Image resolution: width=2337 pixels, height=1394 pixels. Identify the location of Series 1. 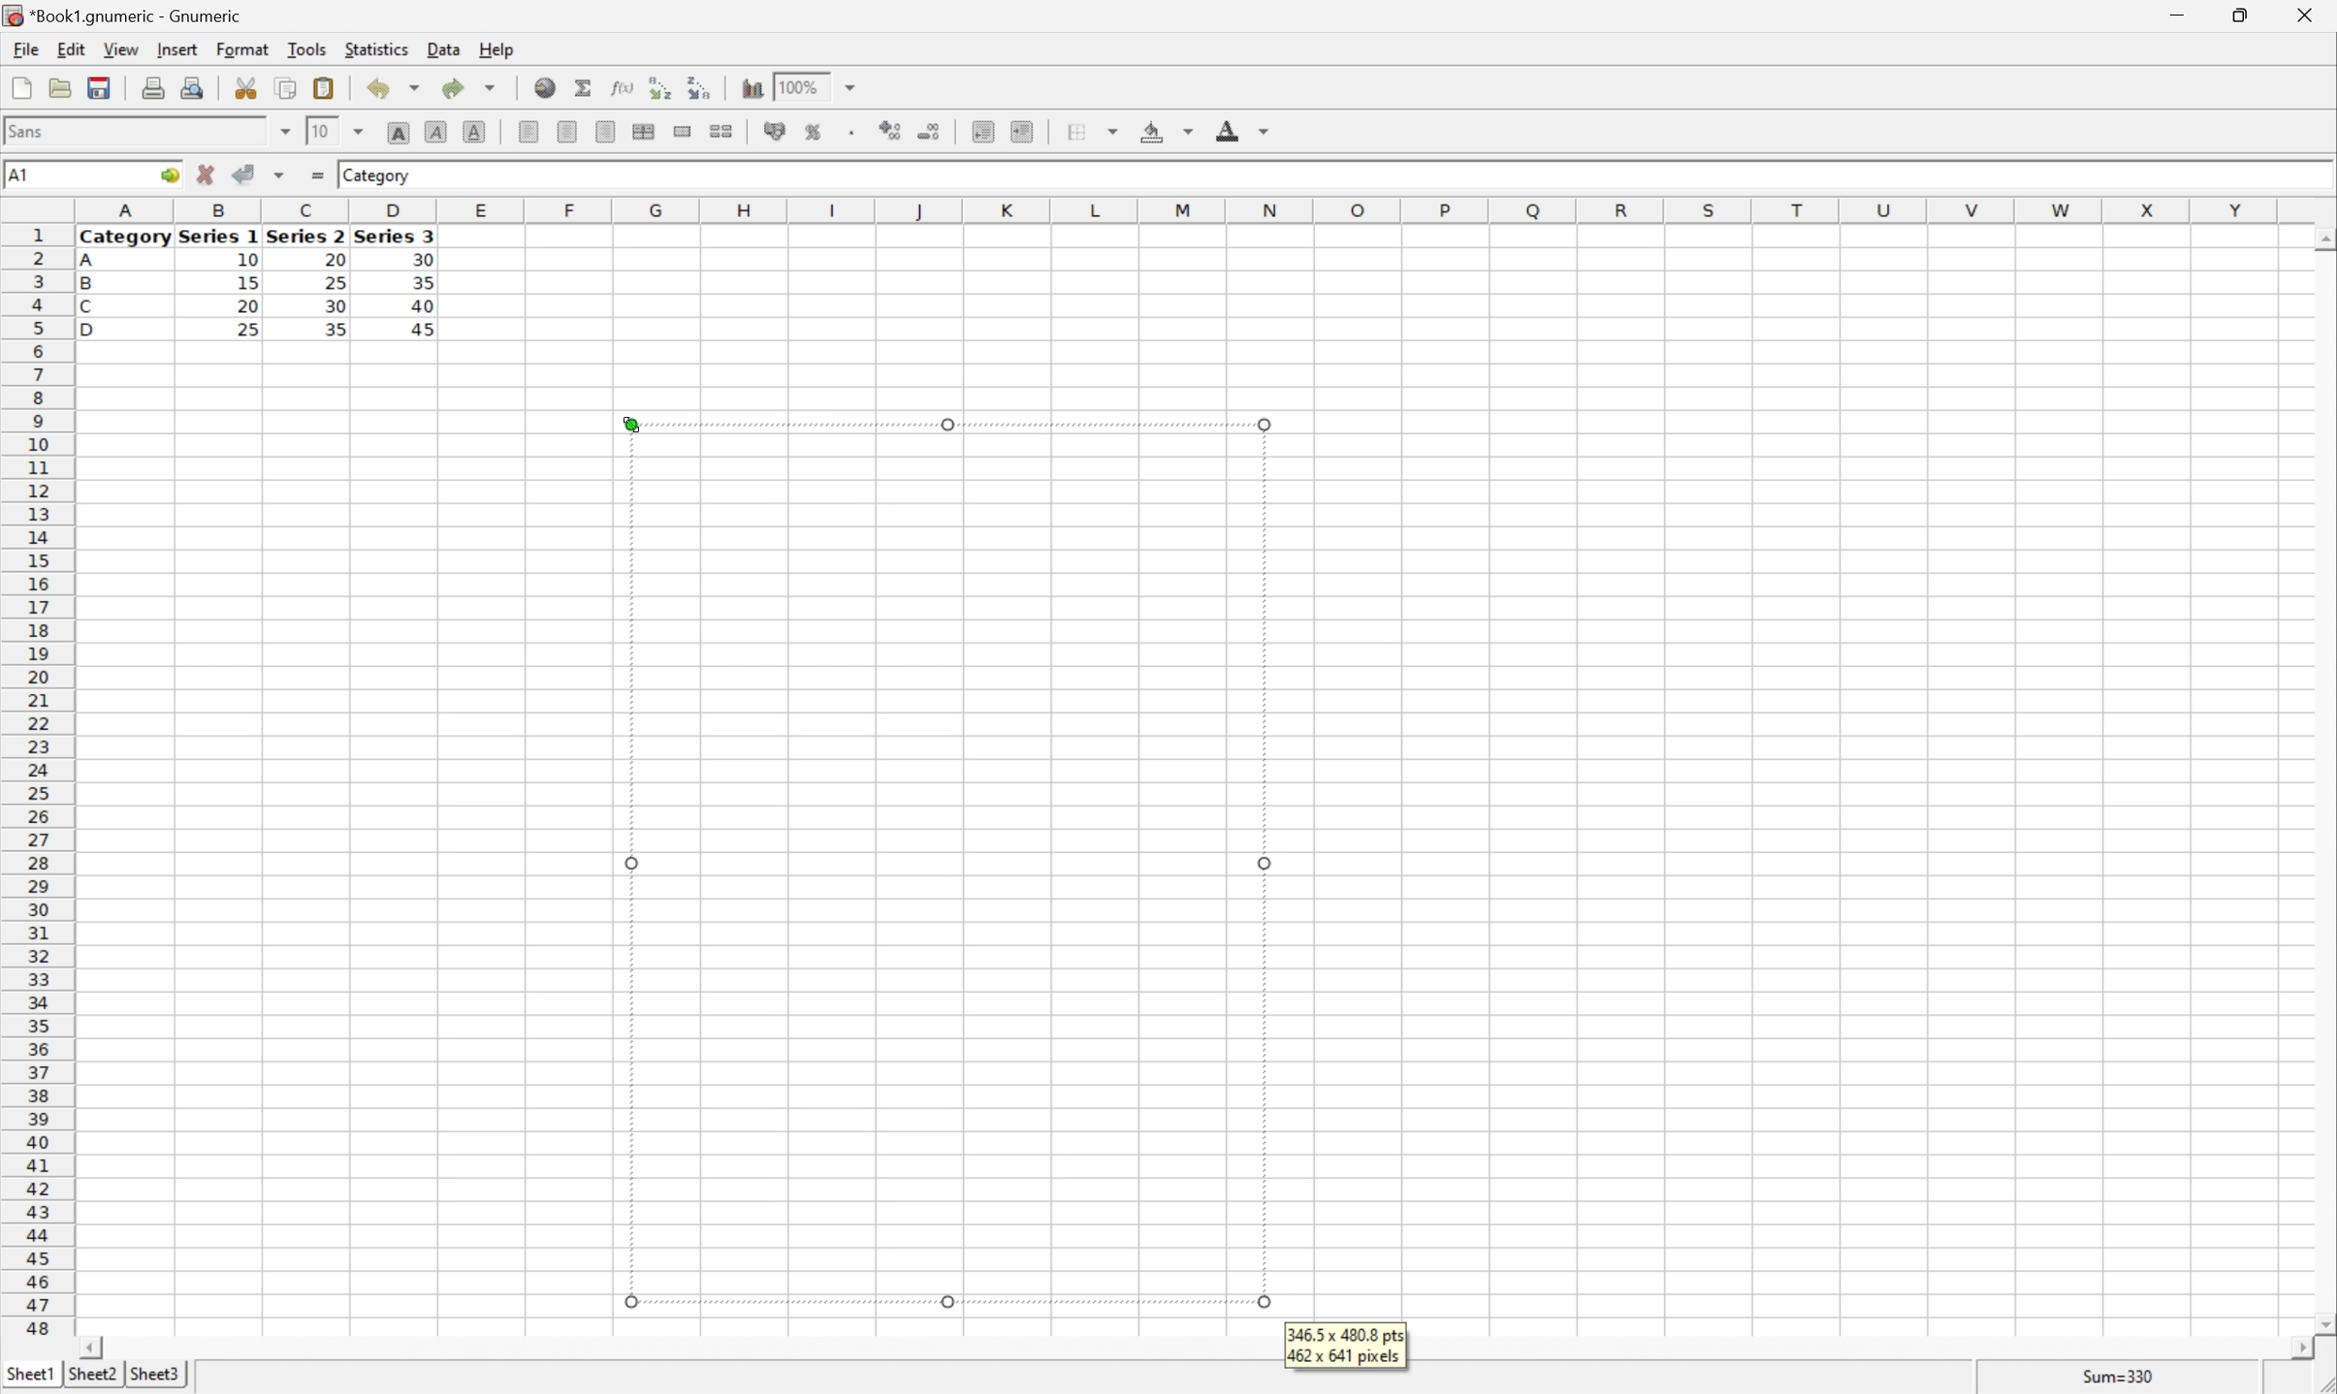
(219, 238).